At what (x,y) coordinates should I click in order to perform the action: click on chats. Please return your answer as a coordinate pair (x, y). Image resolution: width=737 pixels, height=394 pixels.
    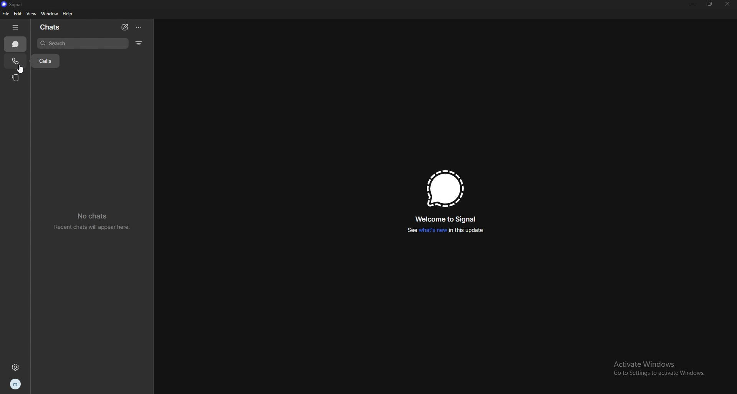
    Looking at the image, I should click on (55, 28).